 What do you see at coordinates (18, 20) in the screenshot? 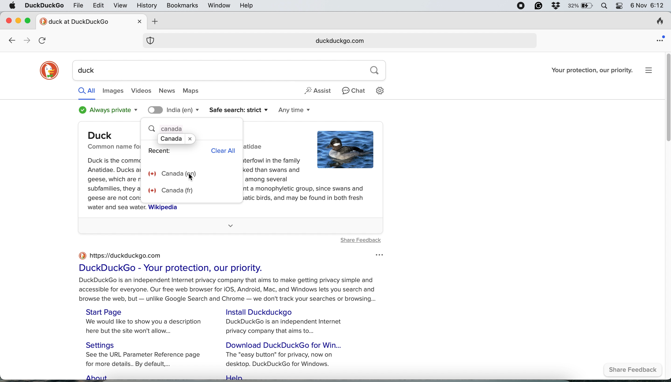
I see `minimise` at bounding box center [18, 20].